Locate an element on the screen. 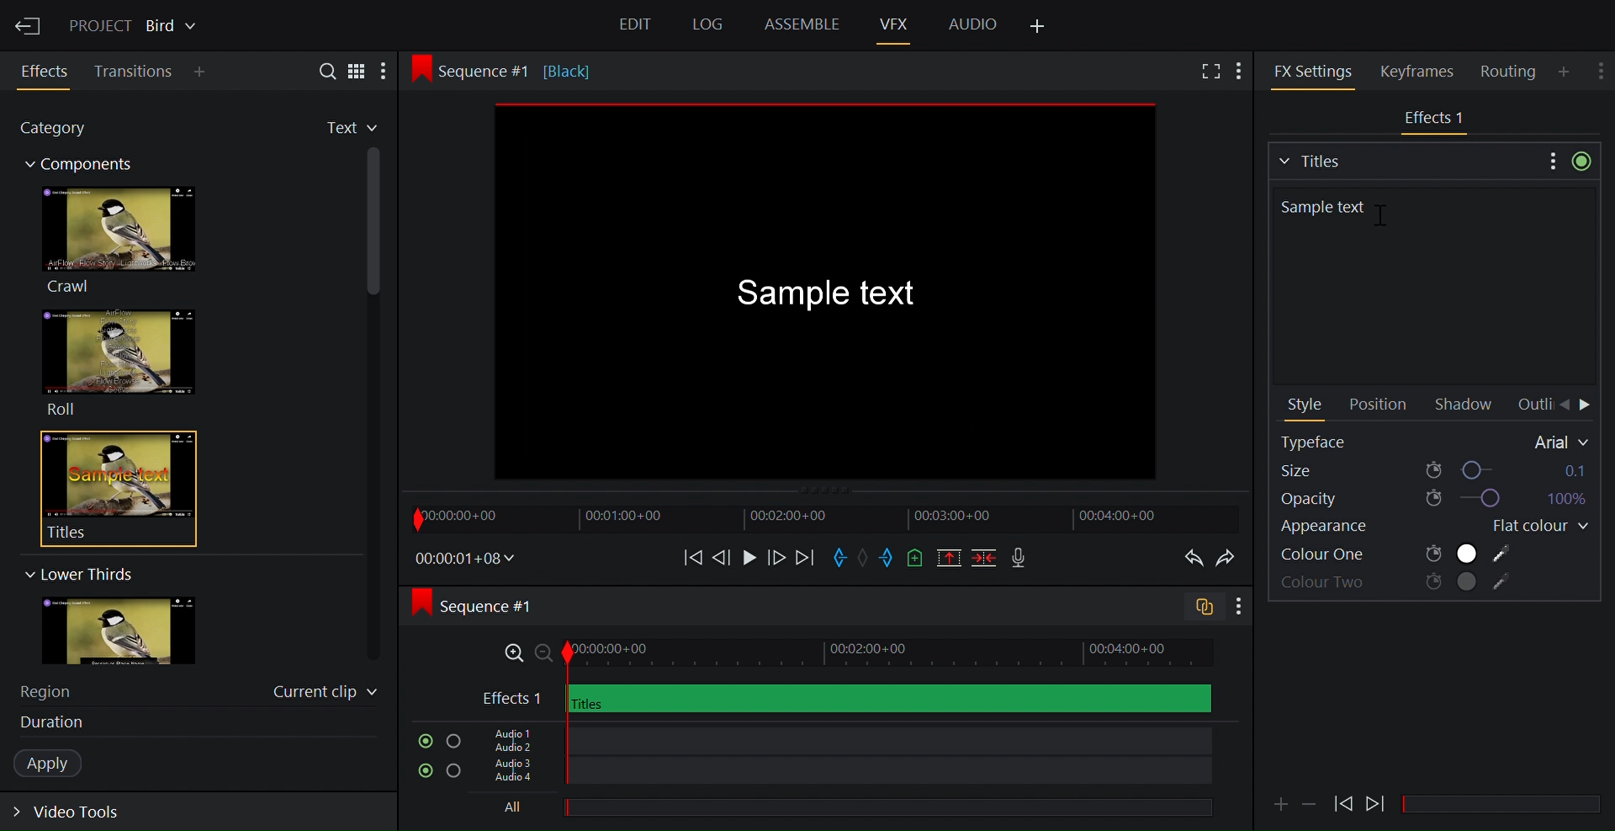 The image size is (1615, 831). Zoom Timeline is located at coordinates (847, 654).